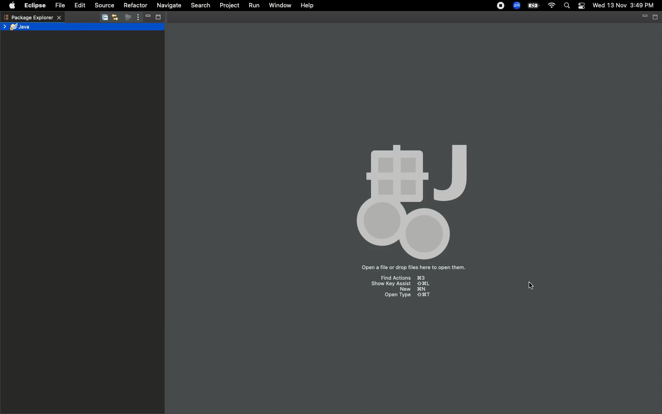 This screenshot has width=662, height=414. What do you see at coordinates (402, 288) in the screenshot?
I see `Find action ⌘3 Show Key assist ⇧⌘L New ⌘N Open Type ⇧⌘T` at bounding box center [402, 288].